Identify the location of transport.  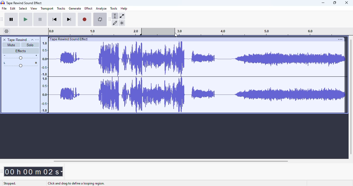
(47, 9).